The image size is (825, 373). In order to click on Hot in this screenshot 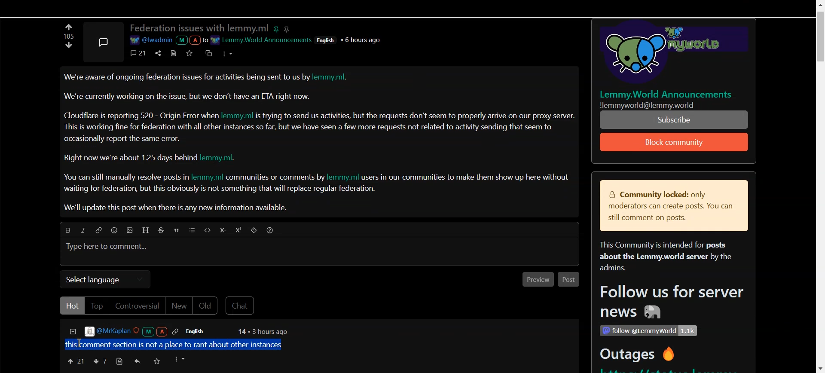, I will do `click(72, 306)`.